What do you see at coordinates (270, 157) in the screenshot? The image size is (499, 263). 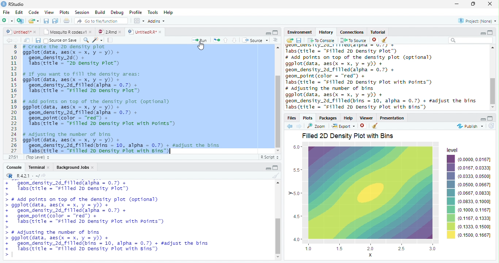 I see `R Script` at bounding box center [270, 157].